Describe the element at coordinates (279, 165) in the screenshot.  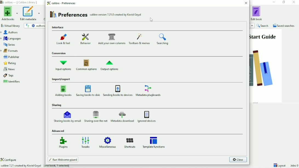
I see `` at that location.